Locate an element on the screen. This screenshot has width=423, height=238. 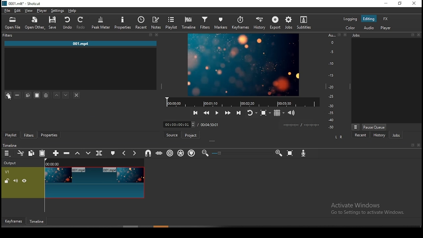
ripple delete is located at coordinates (66, 153).